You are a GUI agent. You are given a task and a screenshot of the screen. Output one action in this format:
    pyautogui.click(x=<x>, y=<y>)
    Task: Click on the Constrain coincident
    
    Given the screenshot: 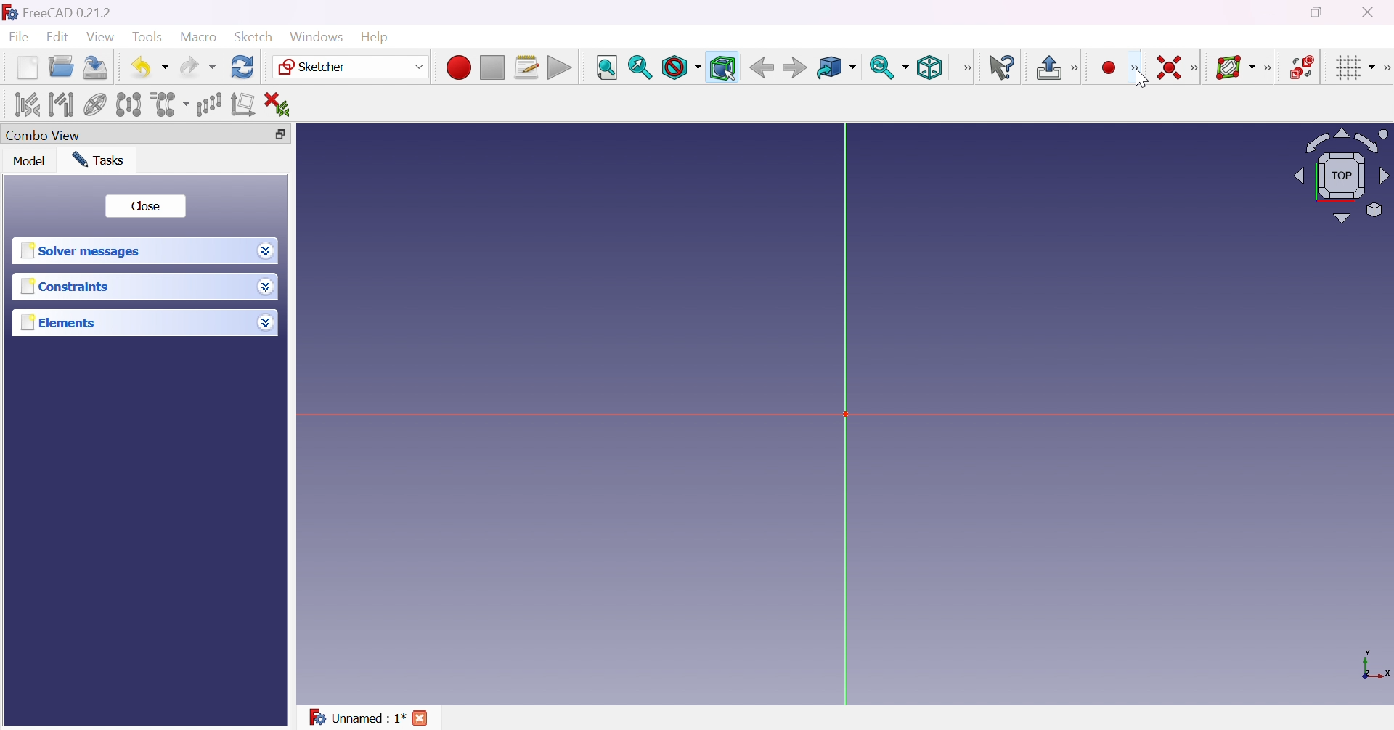 What is the action you would take?
    pyautogui.click(x=1167, y=67)
    